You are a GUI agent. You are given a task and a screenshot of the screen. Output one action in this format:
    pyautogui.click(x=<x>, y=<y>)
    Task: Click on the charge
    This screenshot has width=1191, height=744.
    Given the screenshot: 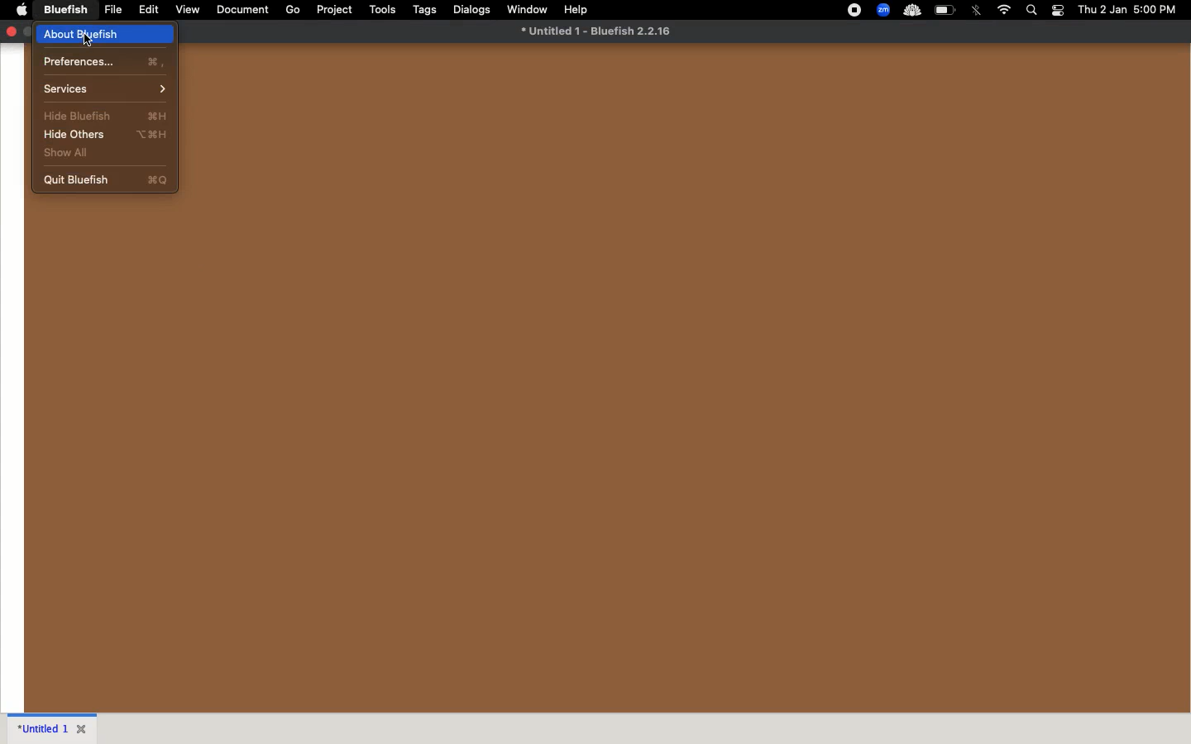 What is the action you would take?
    pyautogui.click(x=945, y=10)
    